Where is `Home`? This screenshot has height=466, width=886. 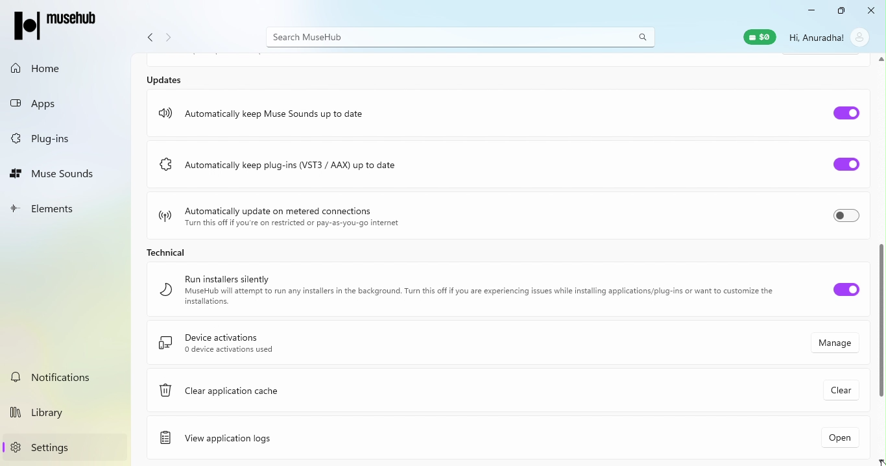
Home is located at coordinates (58, 67).